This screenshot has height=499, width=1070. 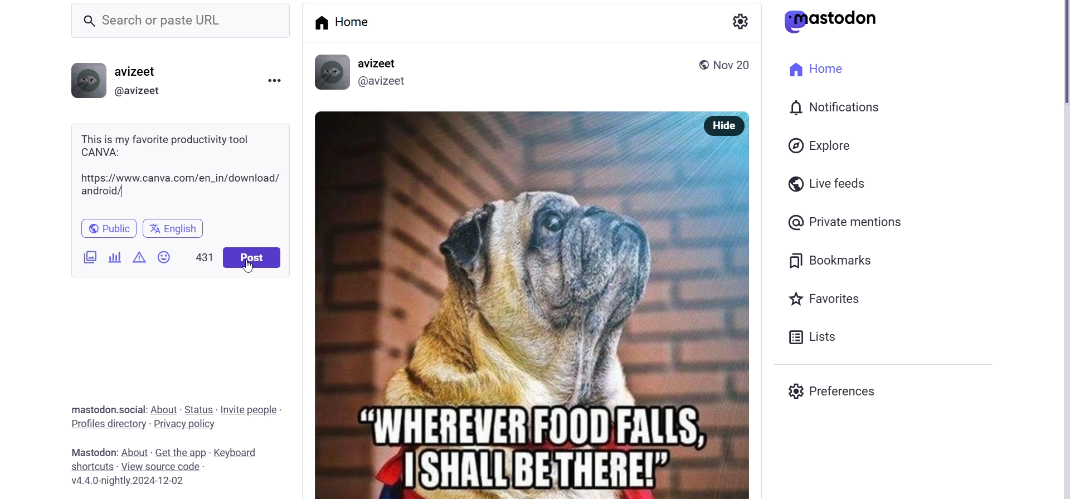 I want to click on live feeds, so click(x=836, y=182).